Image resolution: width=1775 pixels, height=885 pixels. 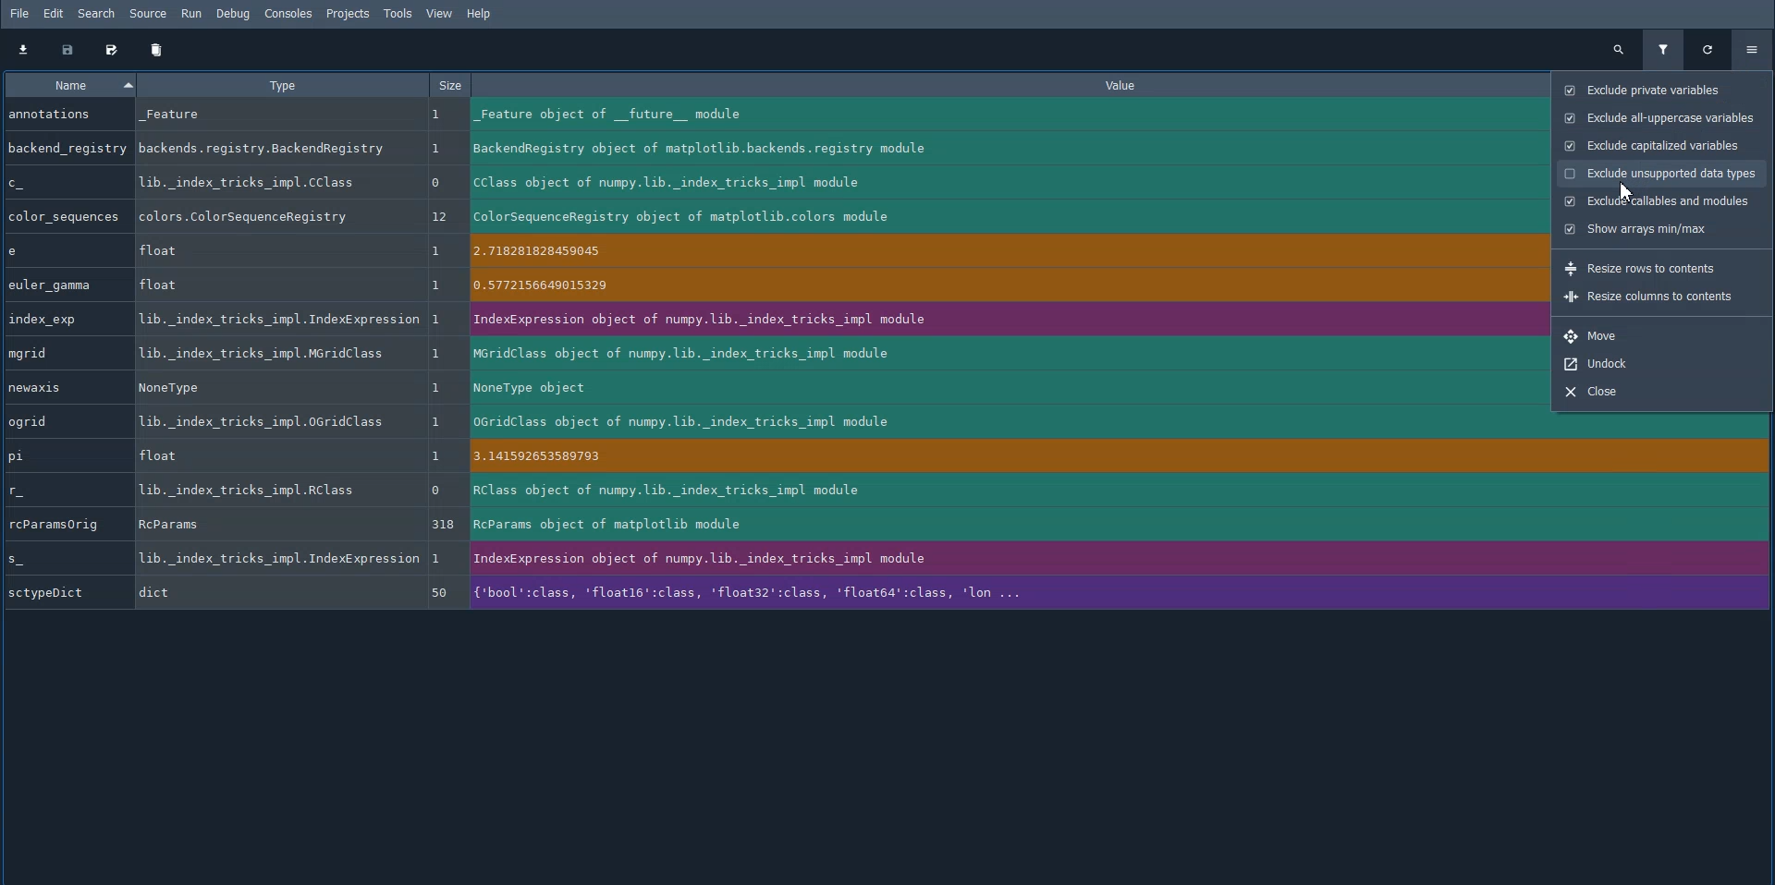 What do you see at coordinates (989, 216) in the screenshot?
I see `ColorSequenceRegistry object of matplotlib.colors module` at bounding box center [989, 216].